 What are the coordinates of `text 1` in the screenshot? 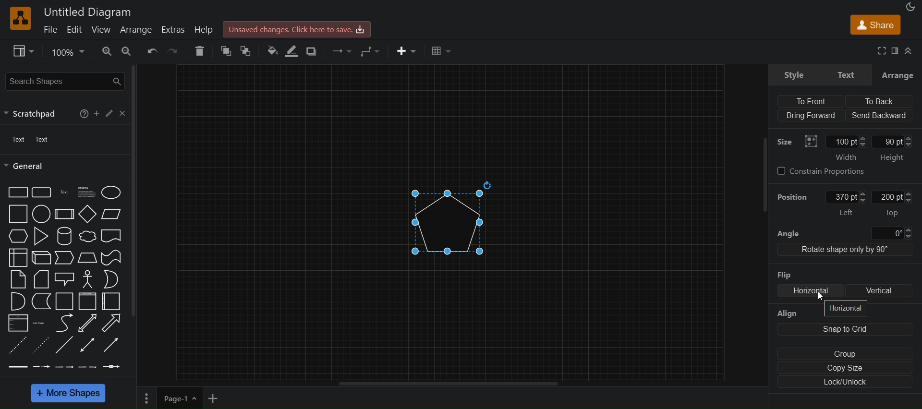 It's located at (19, 139).